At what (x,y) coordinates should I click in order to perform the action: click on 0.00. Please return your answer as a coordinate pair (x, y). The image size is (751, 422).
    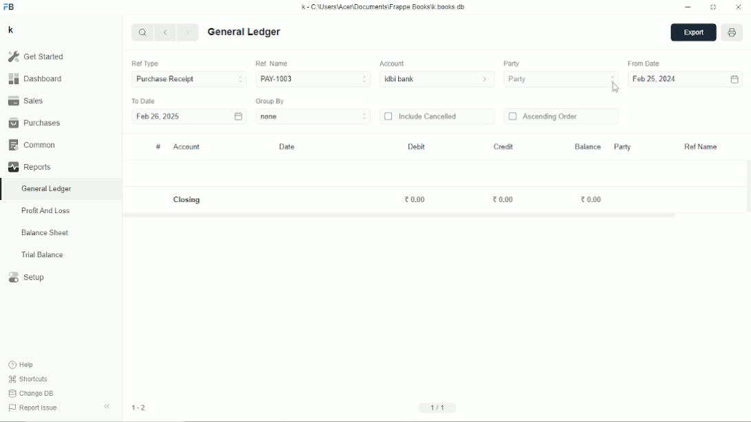
    Looking at the image, I should click on (416, 199).